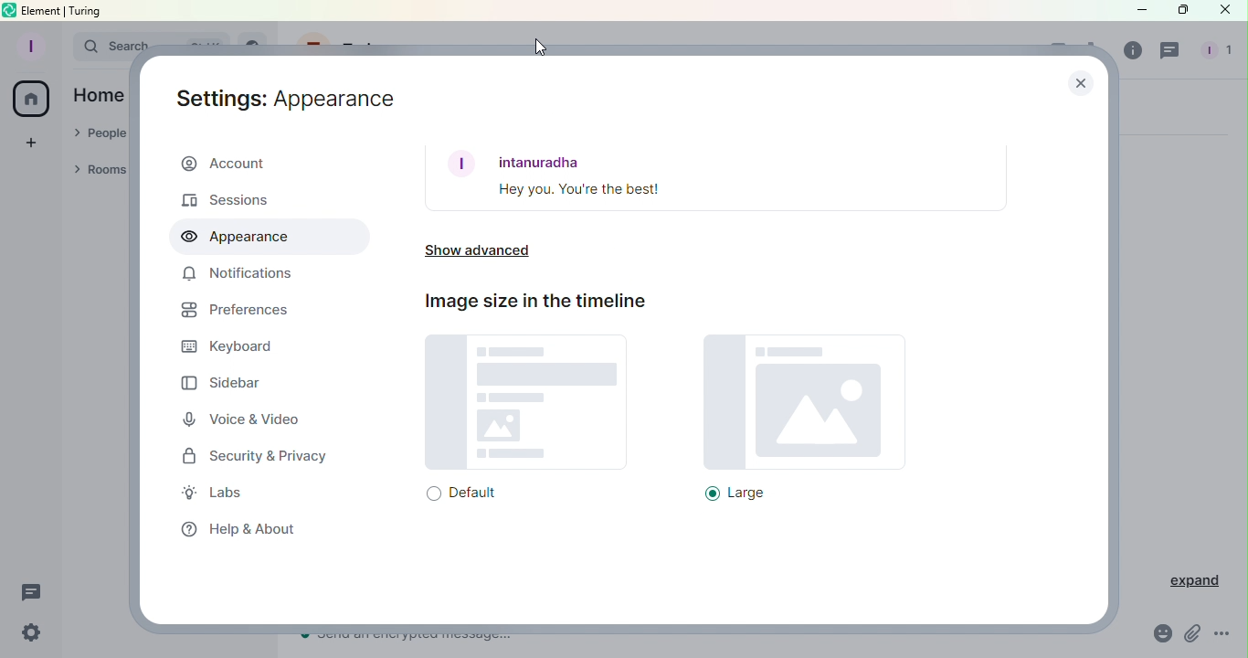 The height and width of the screenshot is (658, 1248). Describe the element at coordinates (1186, 581) in the screenshot. I see `Expand` at that location.